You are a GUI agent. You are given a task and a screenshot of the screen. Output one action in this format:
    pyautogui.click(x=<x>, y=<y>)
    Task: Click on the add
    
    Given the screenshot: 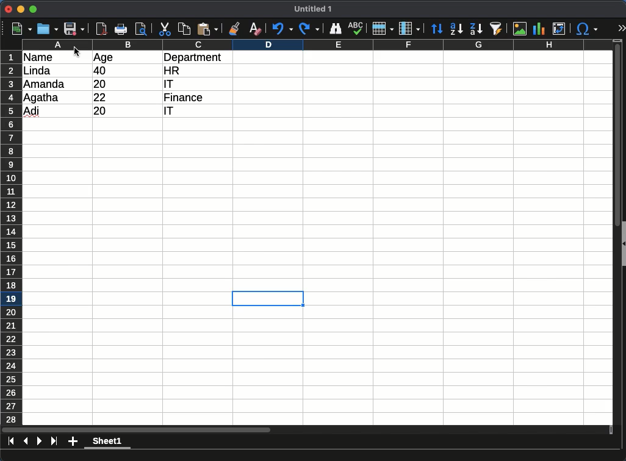 What is the action you would take?
    pyautogui.click(x=73, y=442)
    